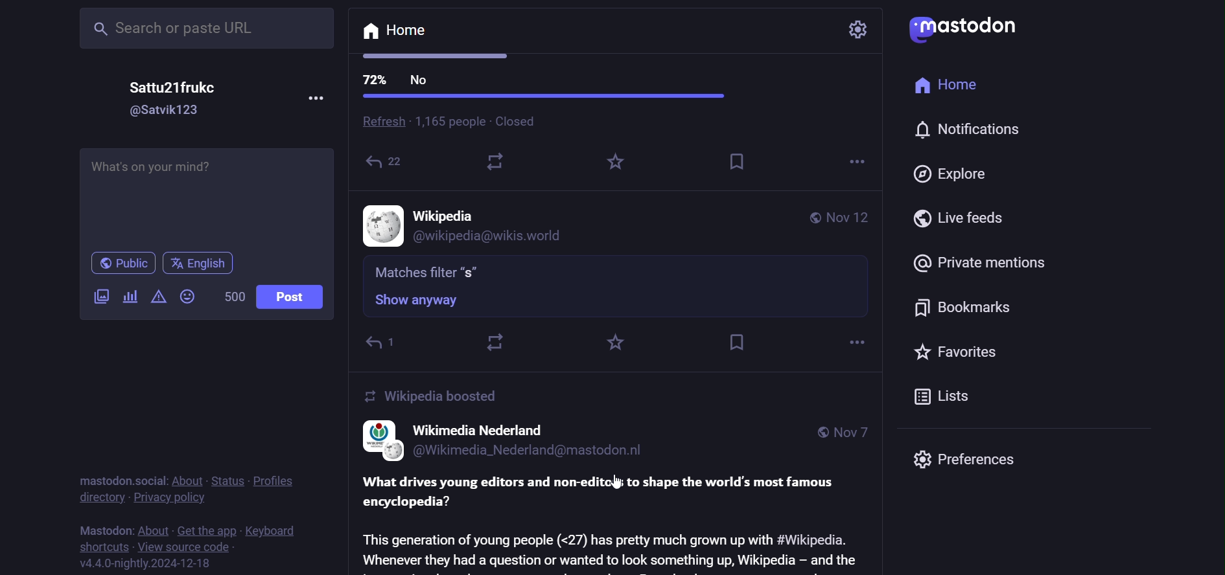  What do you see at coordinates (152, 565) in the screenshot?
I see `version` at bounding box center [152, 565].